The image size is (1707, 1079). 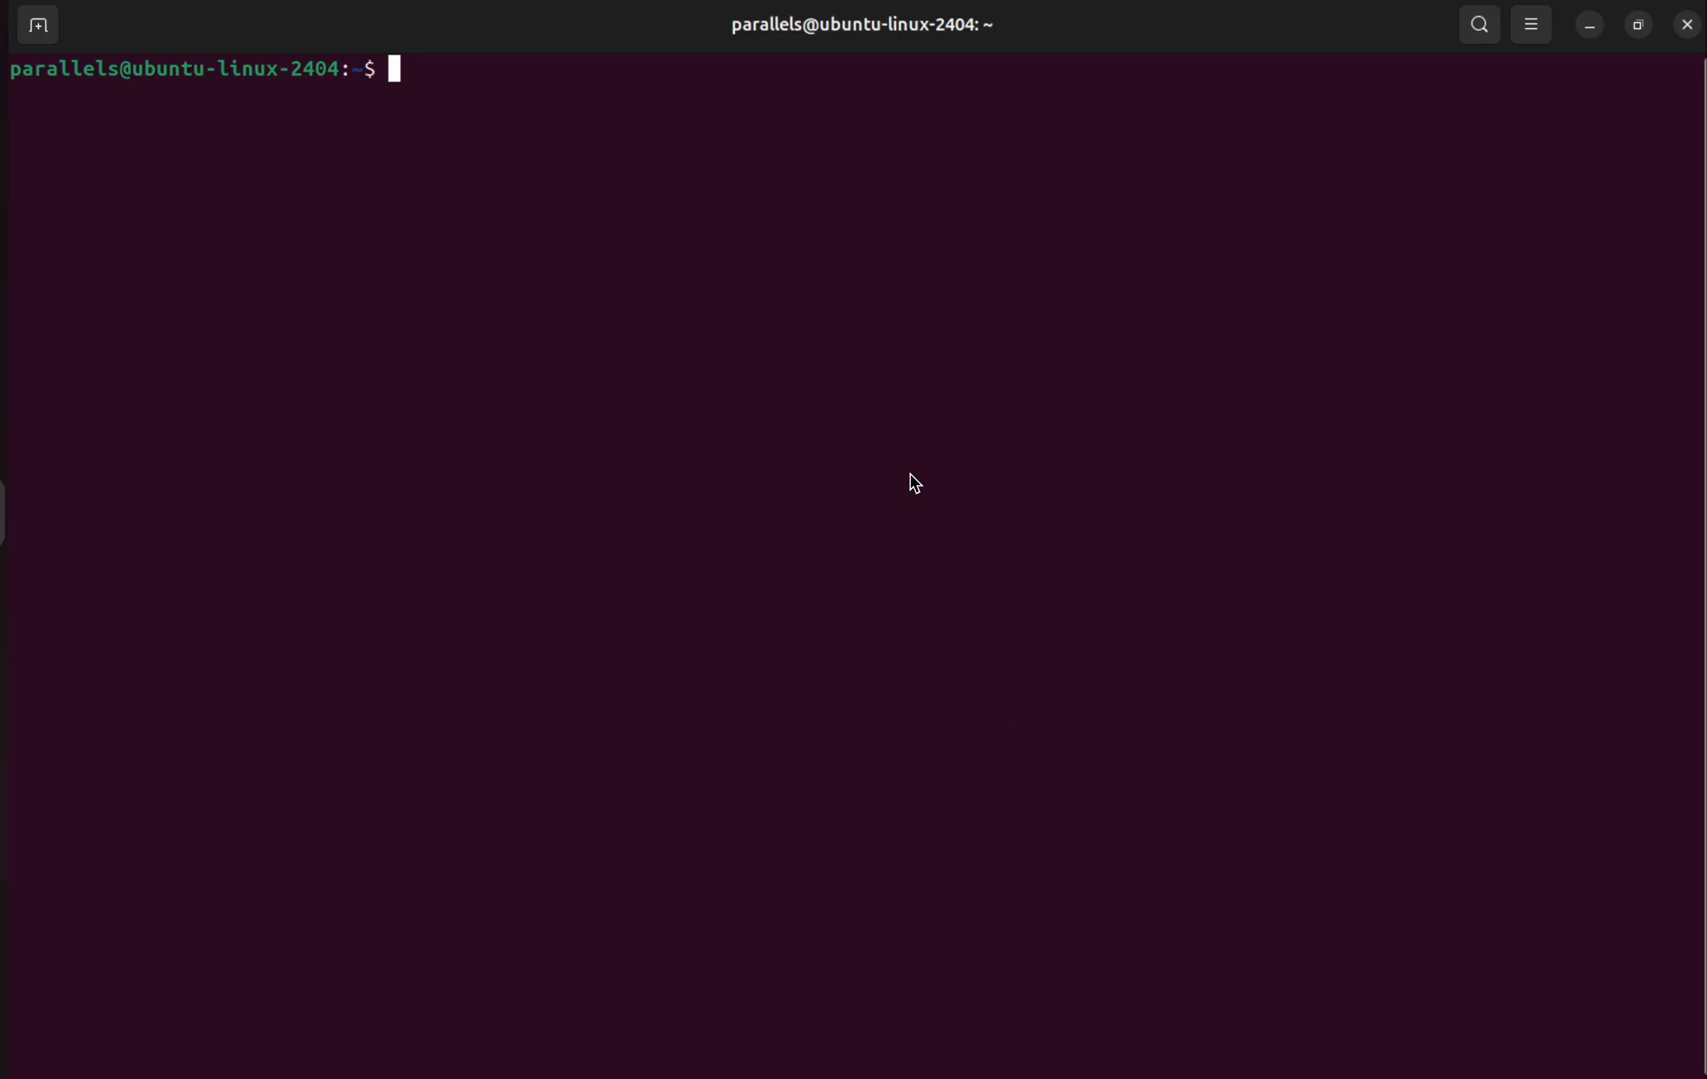 I want to click on minimize, so click(x=1586, y=23).